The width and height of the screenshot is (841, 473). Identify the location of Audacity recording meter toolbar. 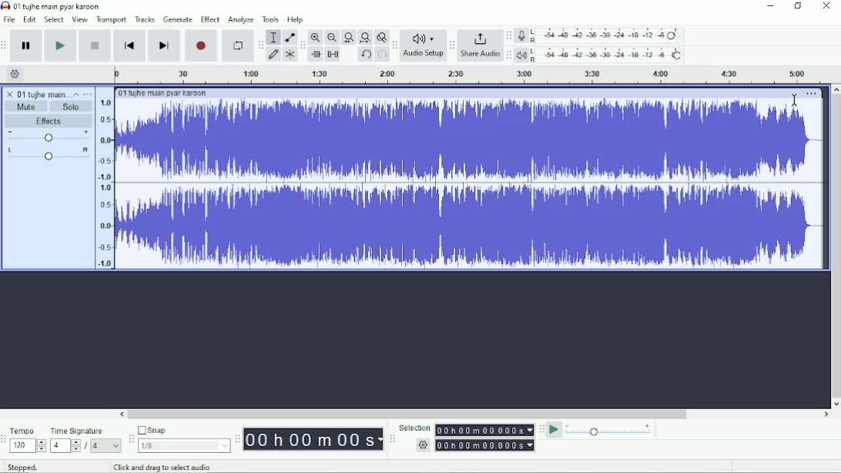
(509, 36).